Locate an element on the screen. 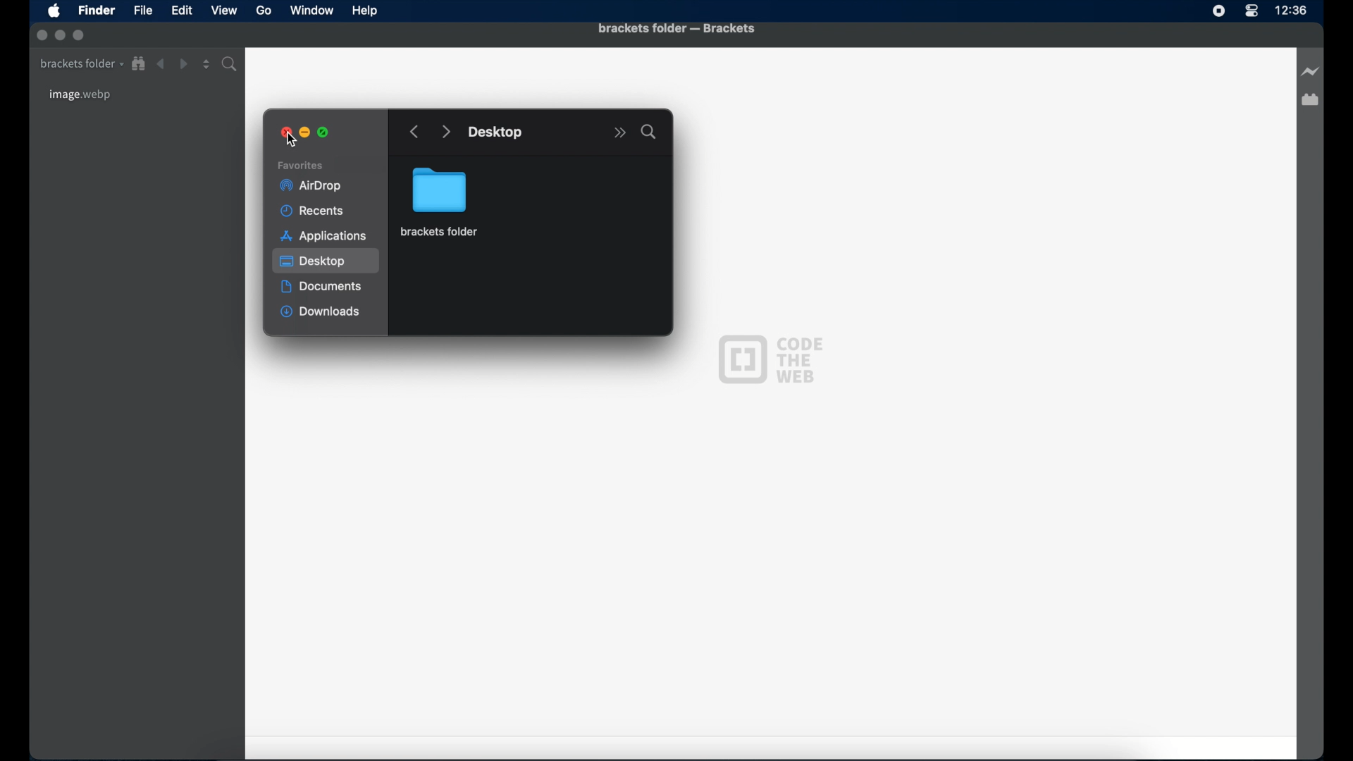 This screenshot has width=1353, height=761. brackets folder is located at coordinates (440, 202).